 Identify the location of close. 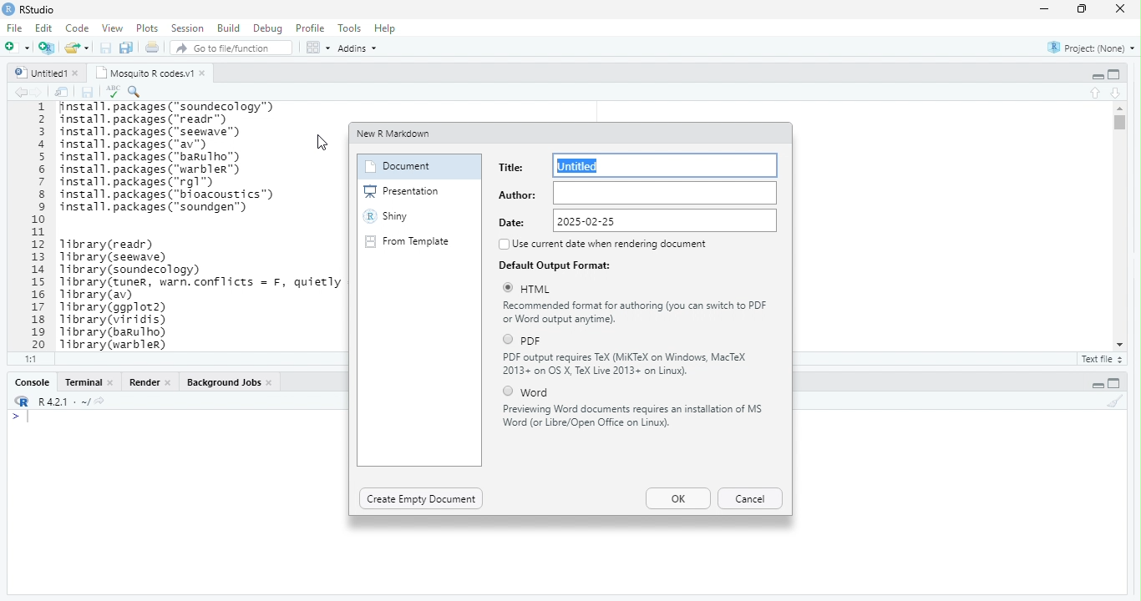
(1121, 8).